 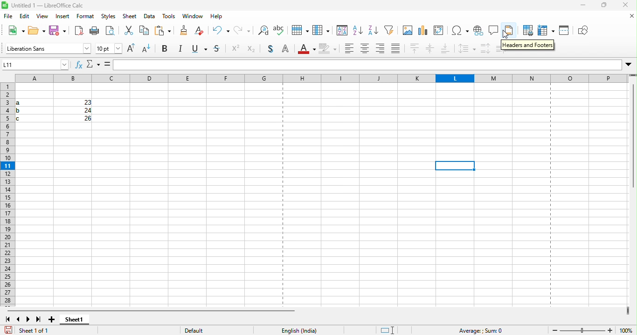 What do you see at coordinates (53, 111) in the screenshot?
I see `cells` at bounding box center [53, 111].